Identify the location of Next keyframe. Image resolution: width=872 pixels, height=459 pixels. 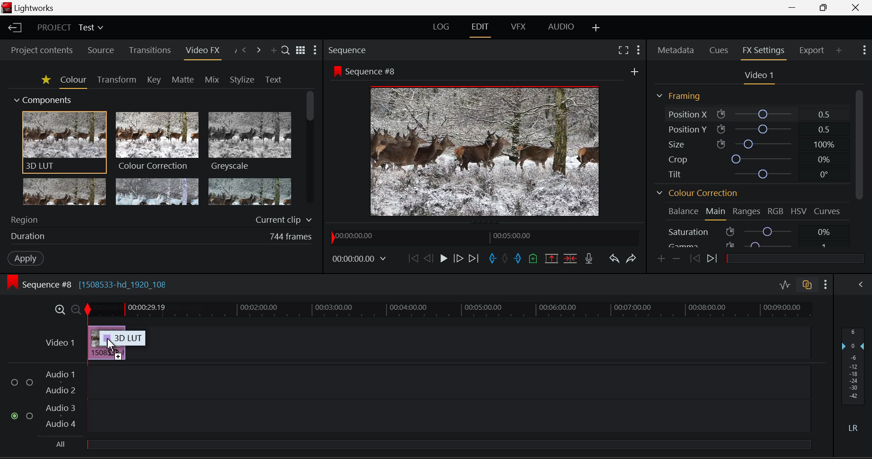
(712, 259).